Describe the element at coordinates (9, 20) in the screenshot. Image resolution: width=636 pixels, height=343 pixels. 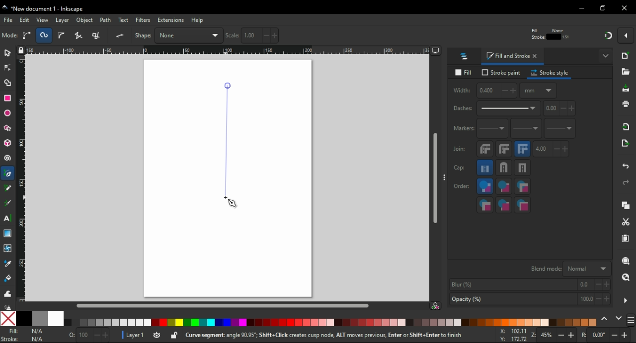
I see `file` at that location.